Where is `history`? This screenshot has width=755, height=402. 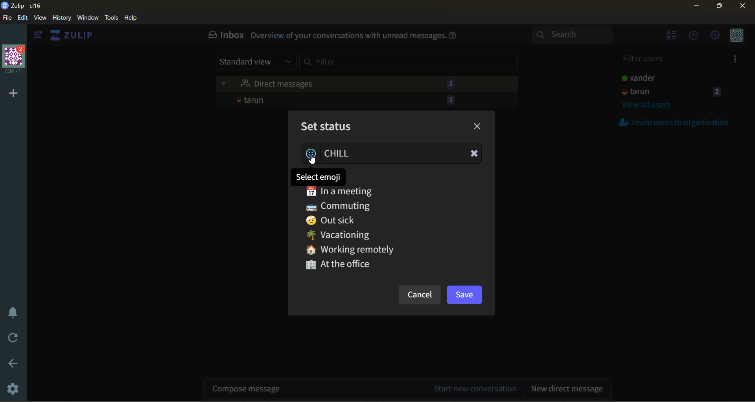 history is located at coordinates (61, 18).